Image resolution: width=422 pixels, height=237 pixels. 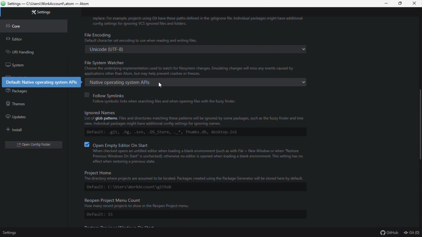 What do you see at coordinates (16, 91) in the screenshot?
I see `Packages` at bounding box center [16, 91].